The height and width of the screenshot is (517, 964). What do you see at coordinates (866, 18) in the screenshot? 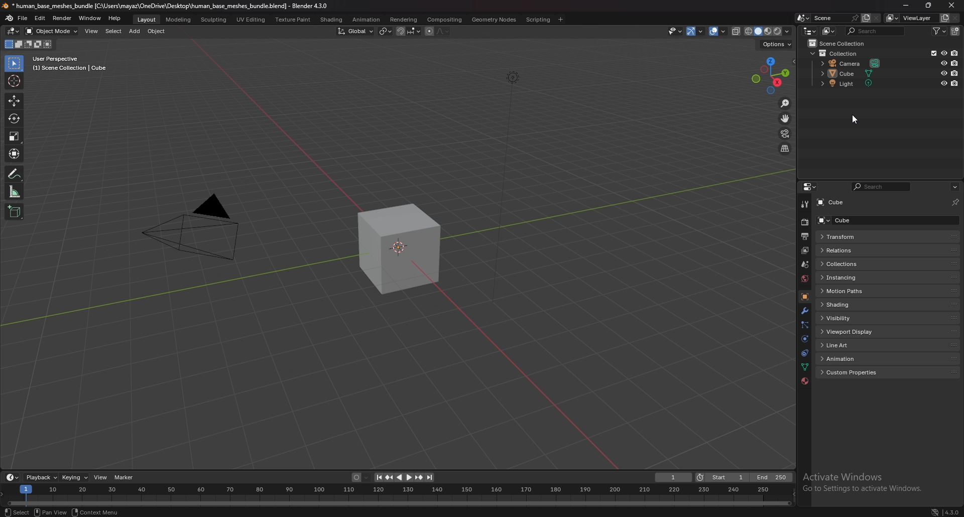
I see `add scene` at bounding box center [866, 18].